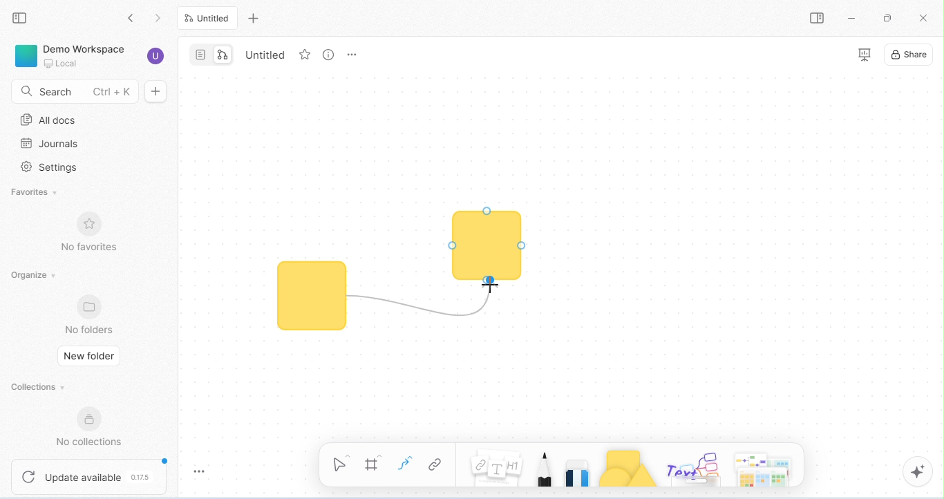 This screenshot has width=944, height=499. Describe the element at coordinates (135, 19) in the screenshot. I see `go back` at that location.